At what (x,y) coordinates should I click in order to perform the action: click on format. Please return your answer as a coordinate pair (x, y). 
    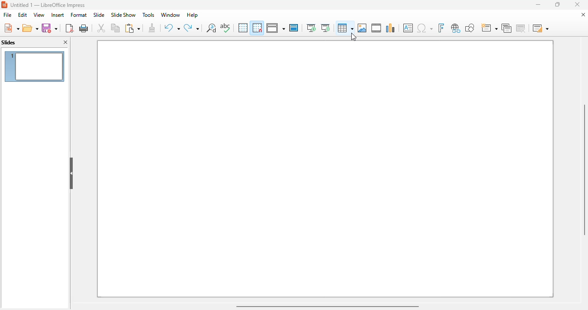
    Looking at the image, I should click on (79, 15).